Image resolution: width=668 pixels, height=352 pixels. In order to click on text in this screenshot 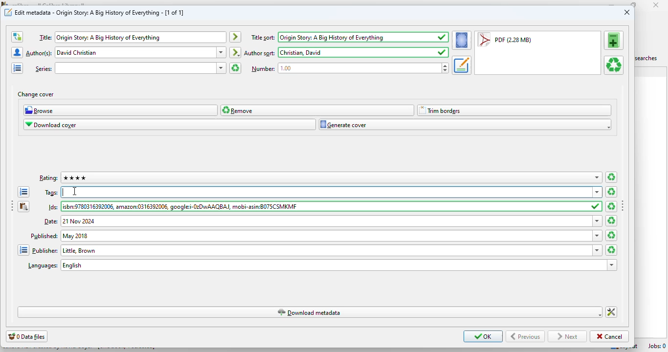, I will do `click(44, 235)`.